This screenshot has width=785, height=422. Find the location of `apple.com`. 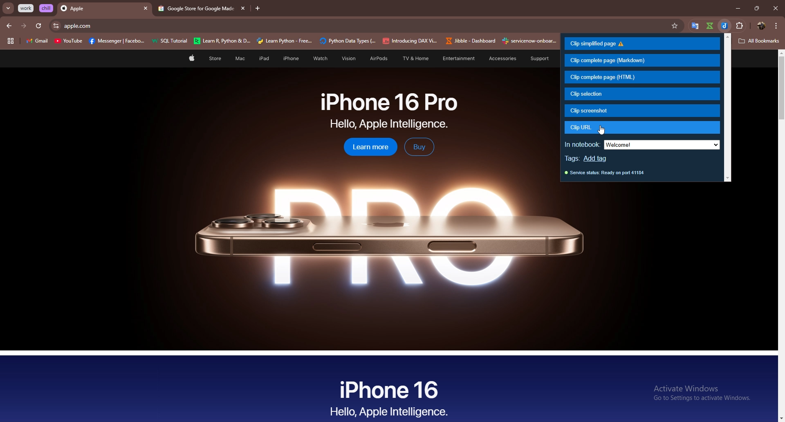

apple.com is located at coordinates (366, 26).